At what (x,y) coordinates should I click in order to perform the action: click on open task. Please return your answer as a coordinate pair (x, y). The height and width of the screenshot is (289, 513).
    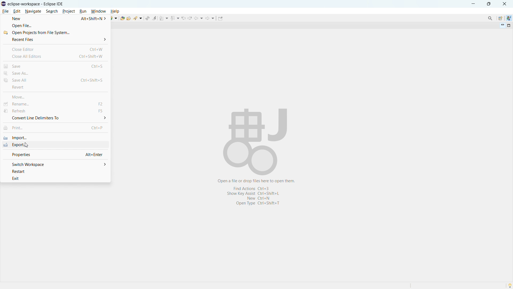
    Looking at the image, I should click on (129, 18).